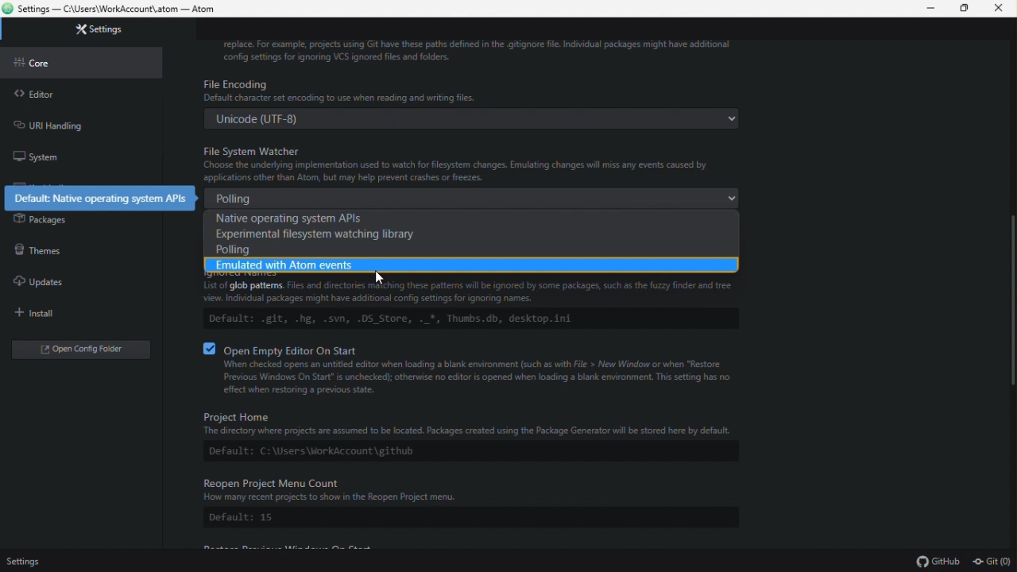 Image resolution: width=1017 pixels, height=572 pixels. What do you see at coordinates (279, 348) in the screenshot?
I see `® Oven Empty Editor On Start` at bounding box center [279, 348].